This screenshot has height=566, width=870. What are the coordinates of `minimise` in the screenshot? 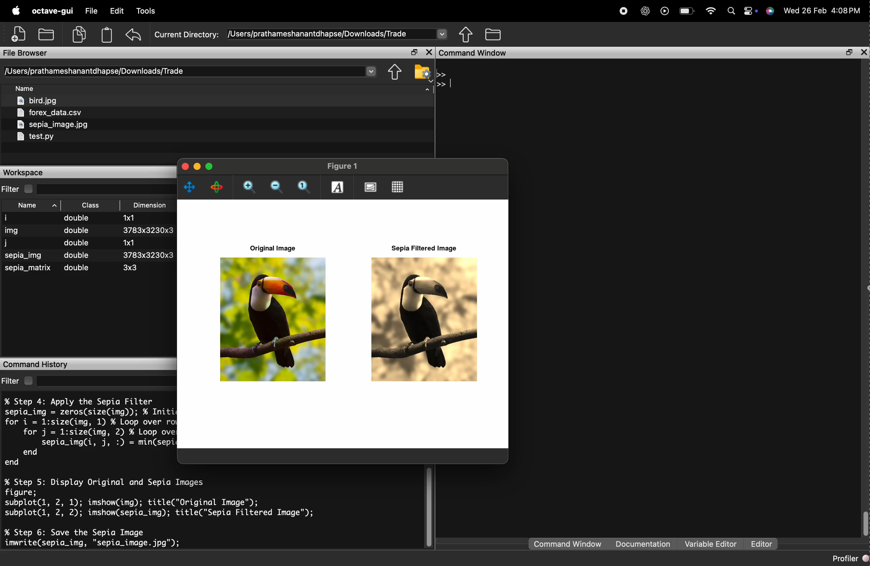 It's located at (196, 166).